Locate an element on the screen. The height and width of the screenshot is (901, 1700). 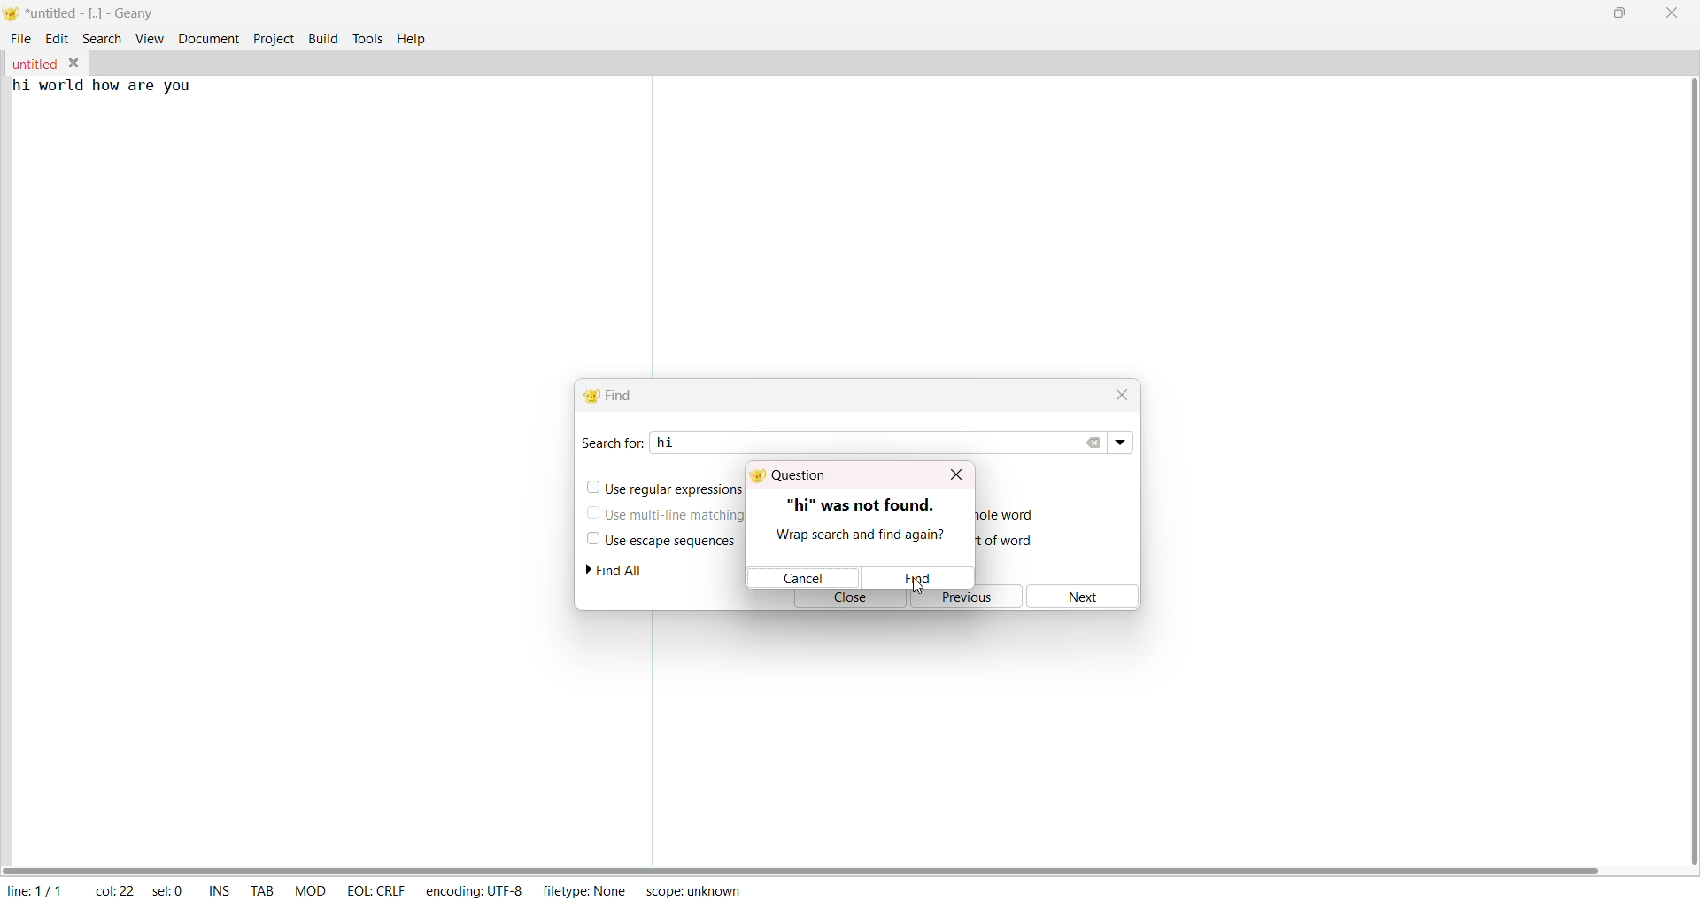
eol: crlf is located at coordinates (375, 888).